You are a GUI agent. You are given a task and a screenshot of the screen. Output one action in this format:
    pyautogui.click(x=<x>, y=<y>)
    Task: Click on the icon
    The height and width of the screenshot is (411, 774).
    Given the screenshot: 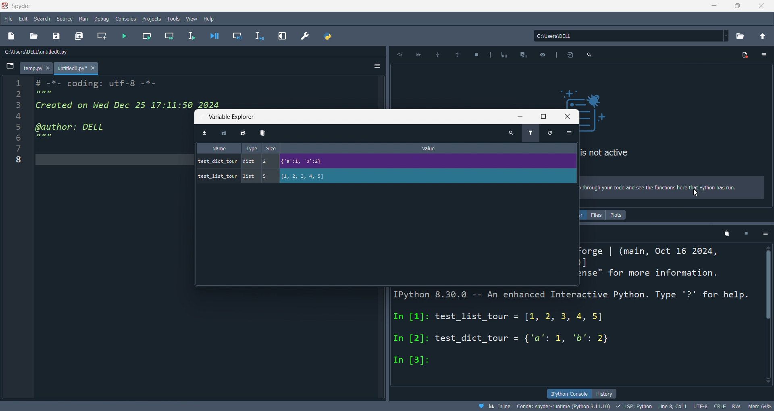 What is the action you would take?
    pyautogui.click(x=745, y=55)
    